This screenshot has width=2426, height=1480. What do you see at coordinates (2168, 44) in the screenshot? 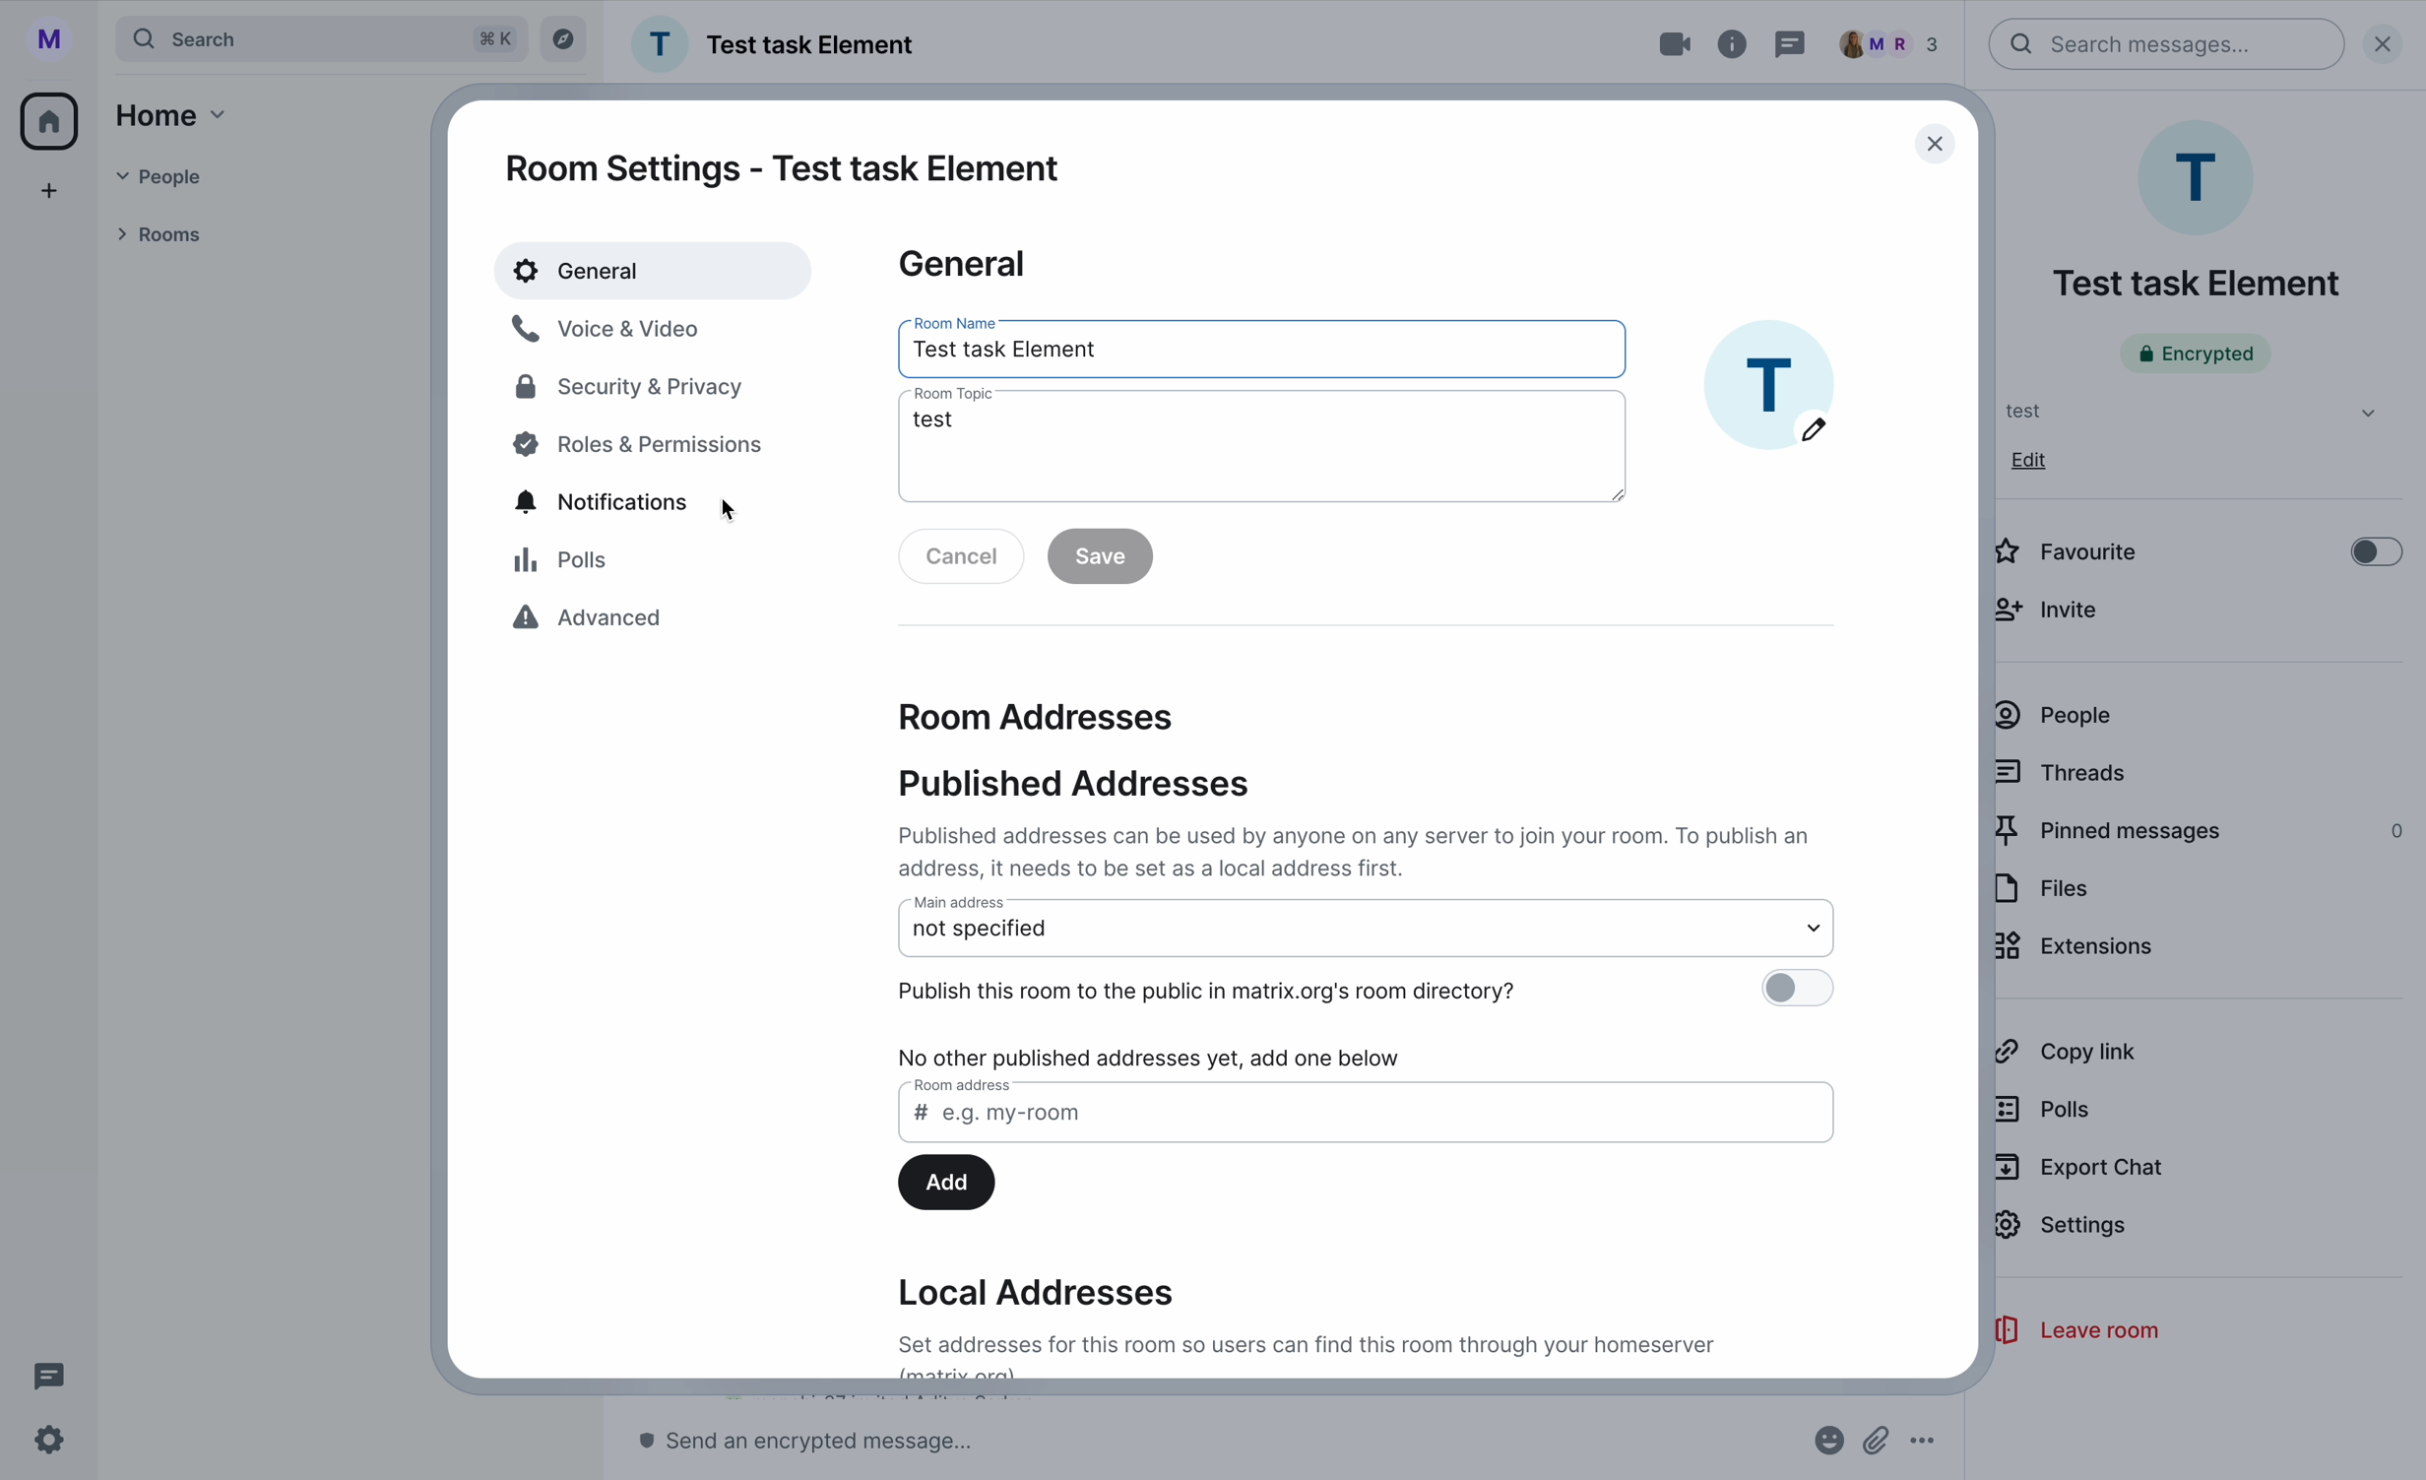
I see `search bar` at bounding box center [2168, 44].